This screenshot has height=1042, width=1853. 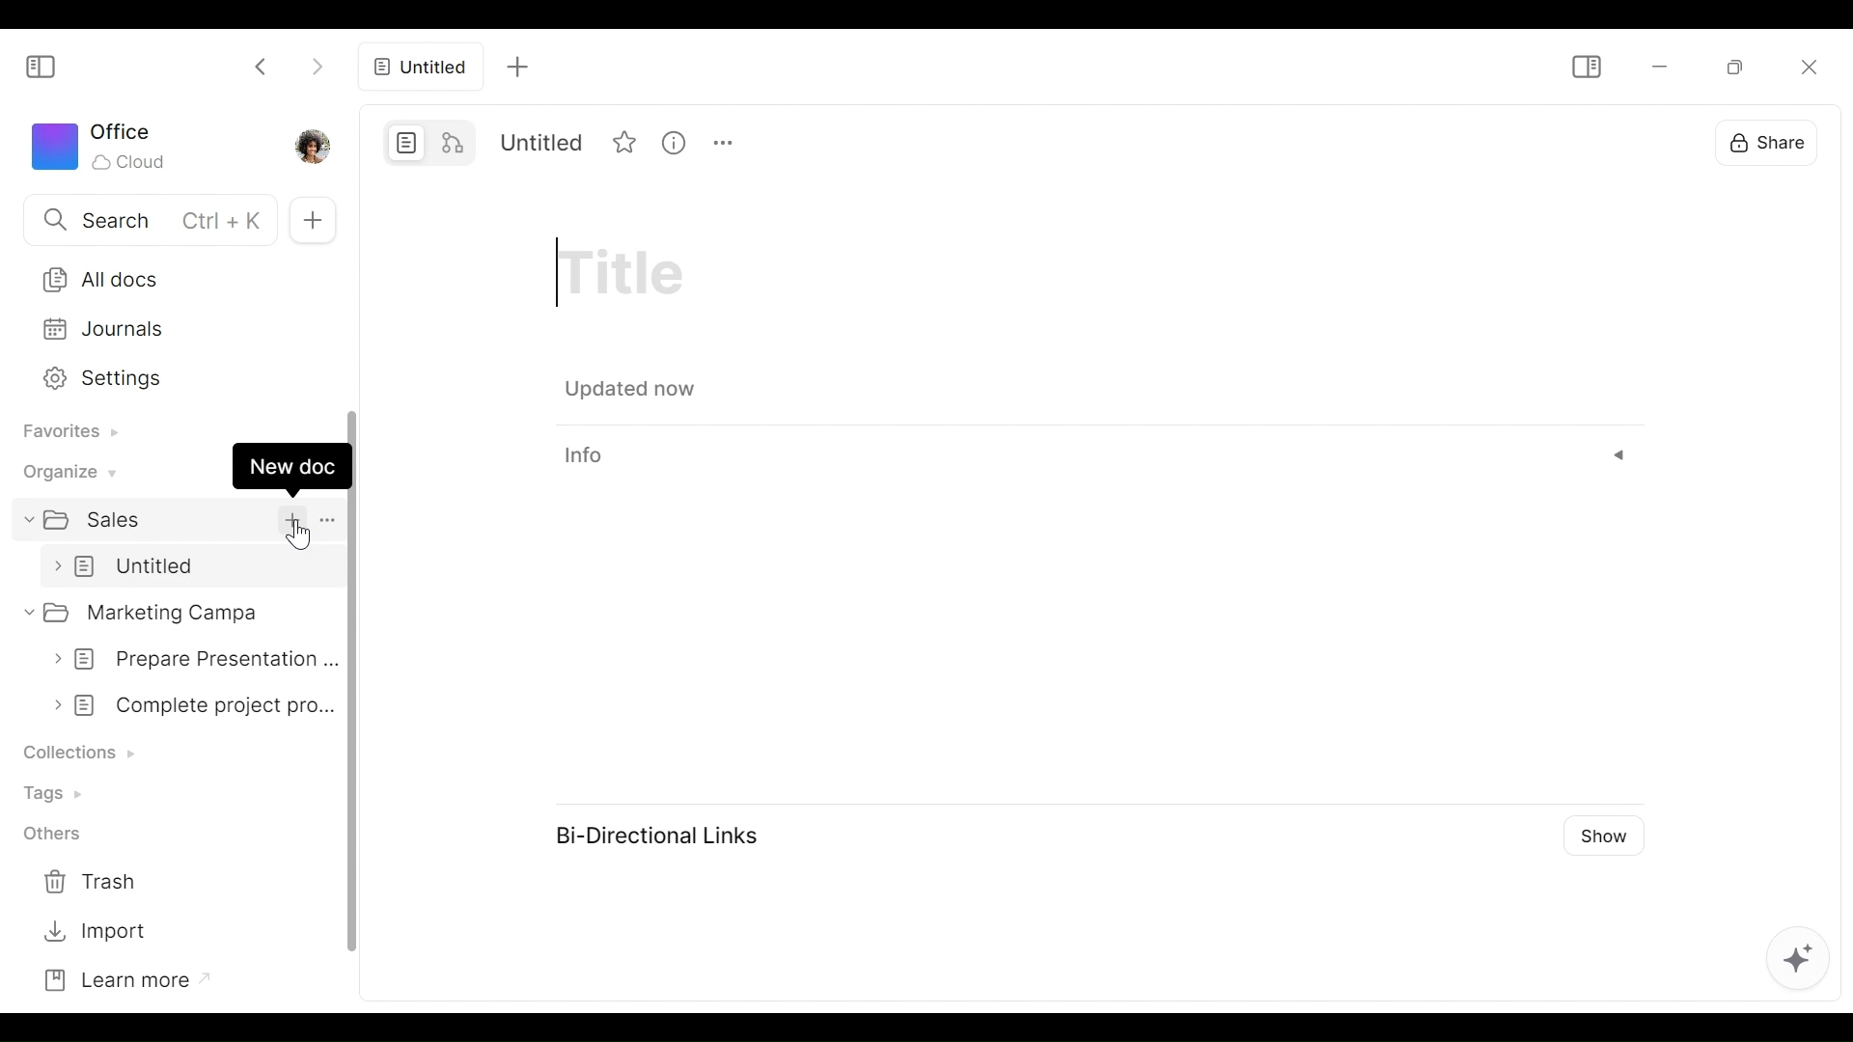 What do you see at coordinates (262, 65) in the screenshot?
I see `Click to go back` at bounding box center [262, 65].